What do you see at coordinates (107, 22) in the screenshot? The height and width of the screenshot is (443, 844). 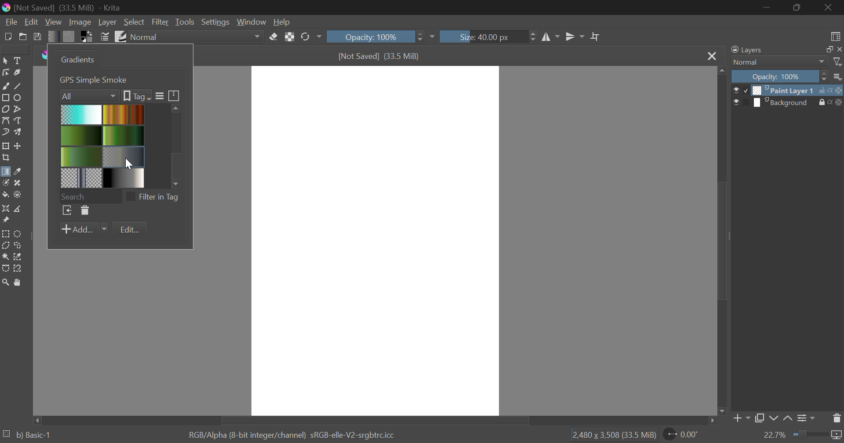 I see `Layer` at bounding box center [107, 22].